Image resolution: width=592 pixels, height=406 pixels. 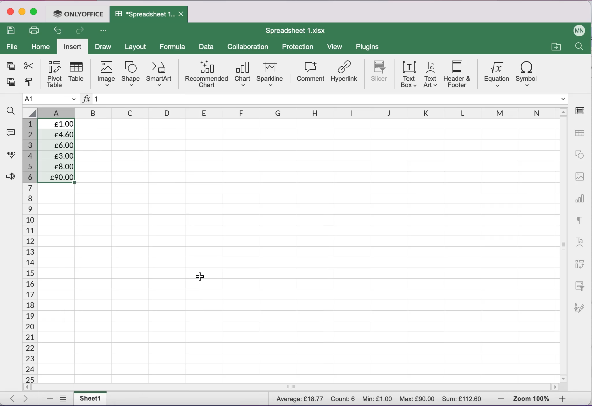 I want to click on copy, so click(x=10, y=66).